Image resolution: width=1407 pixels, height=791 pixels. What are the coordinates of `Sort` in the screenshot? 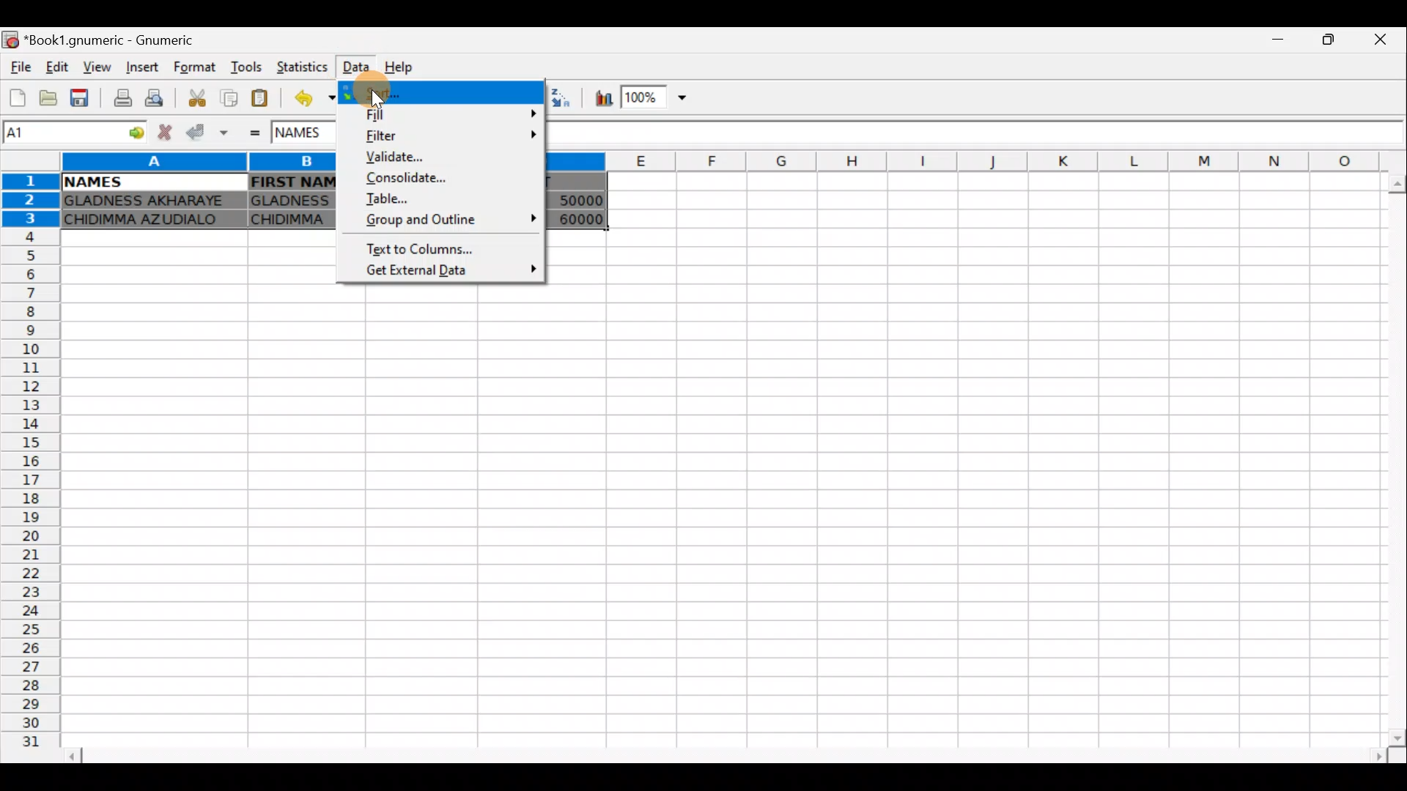 It's located at (435, 93).